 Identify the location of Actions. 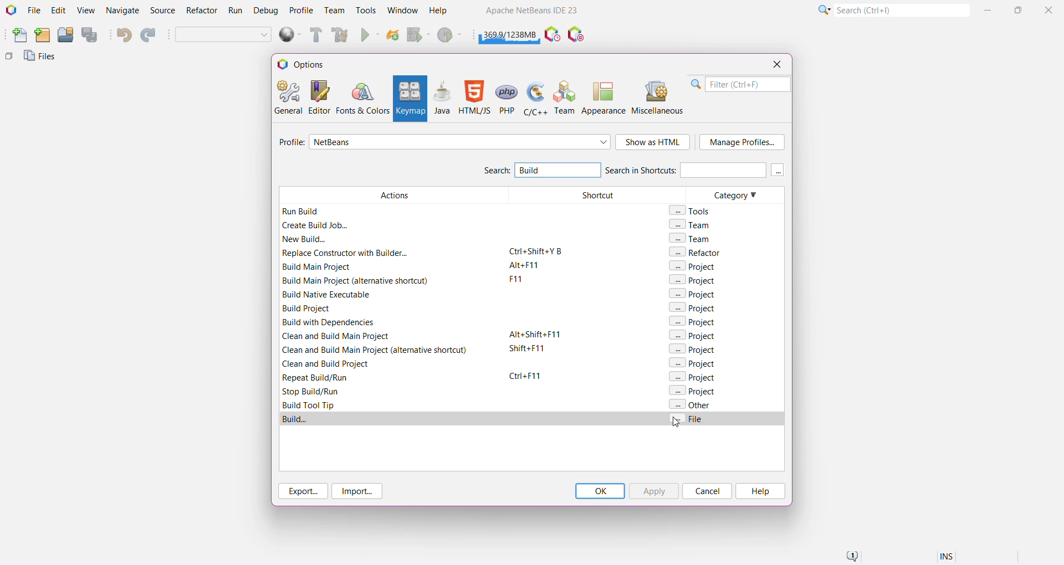
(390, 298).